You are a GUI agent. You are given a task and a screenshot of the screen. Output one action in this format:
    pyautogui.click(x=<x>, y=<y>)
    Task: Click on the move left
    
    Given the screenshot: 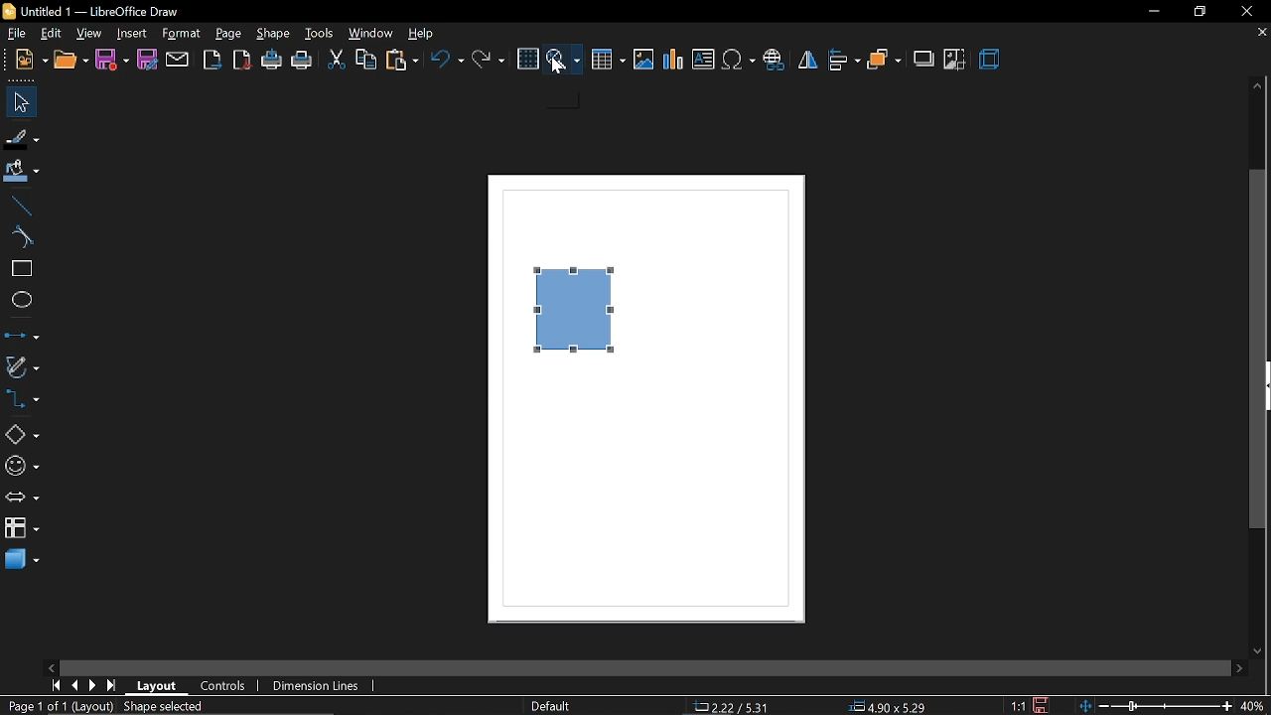 What is the action you would take?
    pyautogui.click(x=51, y=667)
    